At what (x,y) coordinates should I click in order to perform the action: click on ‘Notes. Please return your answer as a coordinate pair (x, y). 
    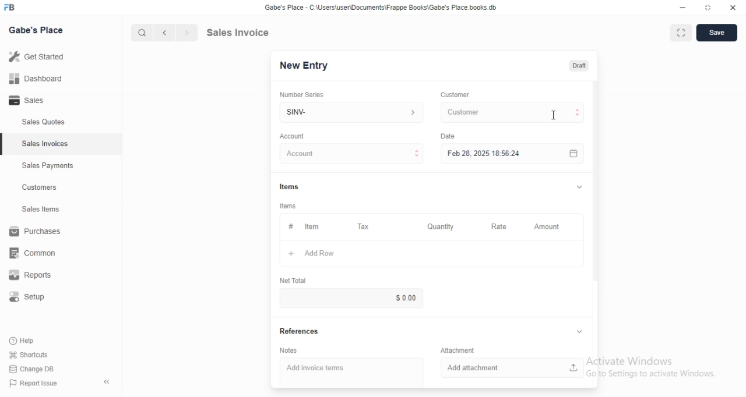
    Looking at the image, I should click on (288, 351).